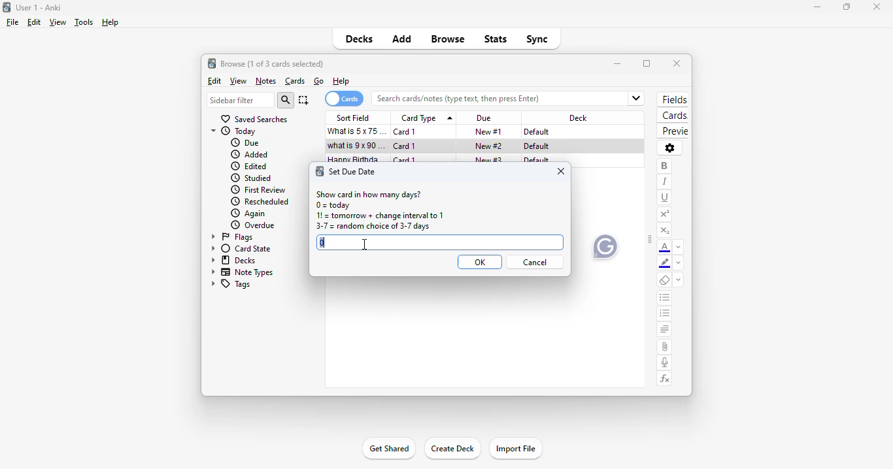 This screenshot has height=469, width=893. Describe the element at coordinates (666, 247) in the screenshot. I see `text color` at that location.